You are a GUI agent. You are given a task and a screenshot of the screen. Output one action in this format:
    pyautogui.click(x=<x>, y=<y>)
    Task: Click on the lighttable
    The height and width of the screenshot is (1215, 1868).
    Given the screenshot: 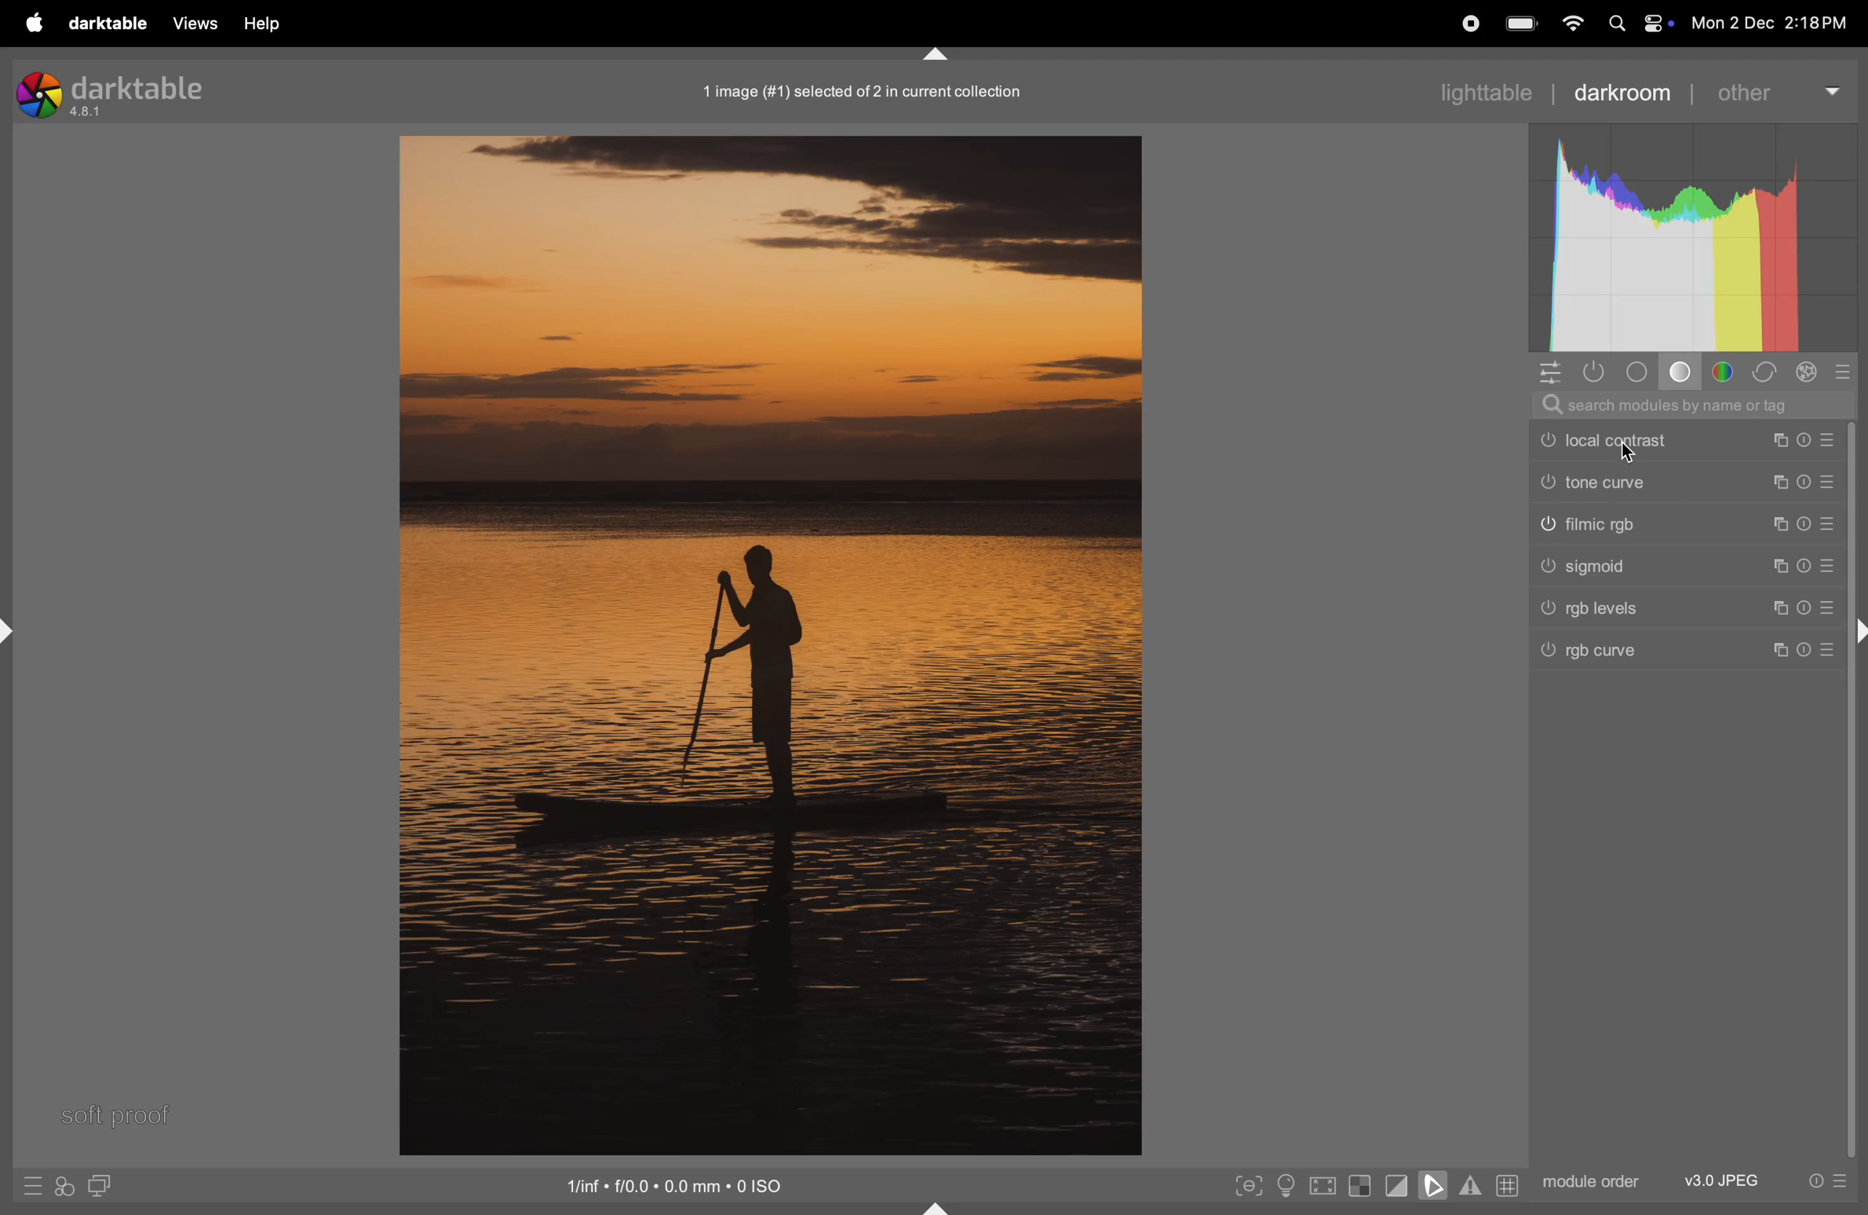 What is the action you would take?
    pyautogui.click(x=1487, y=91)
    